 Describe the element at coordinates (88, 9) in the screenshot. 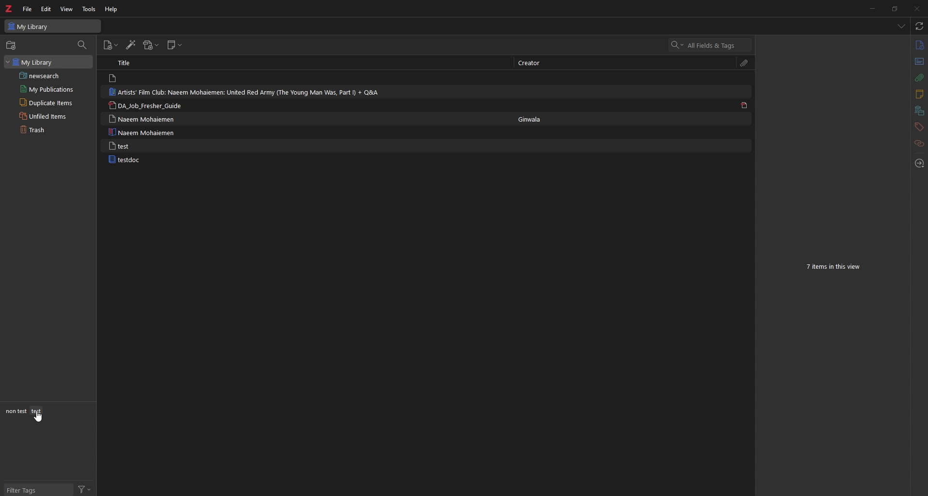

I see `tools` at that location.